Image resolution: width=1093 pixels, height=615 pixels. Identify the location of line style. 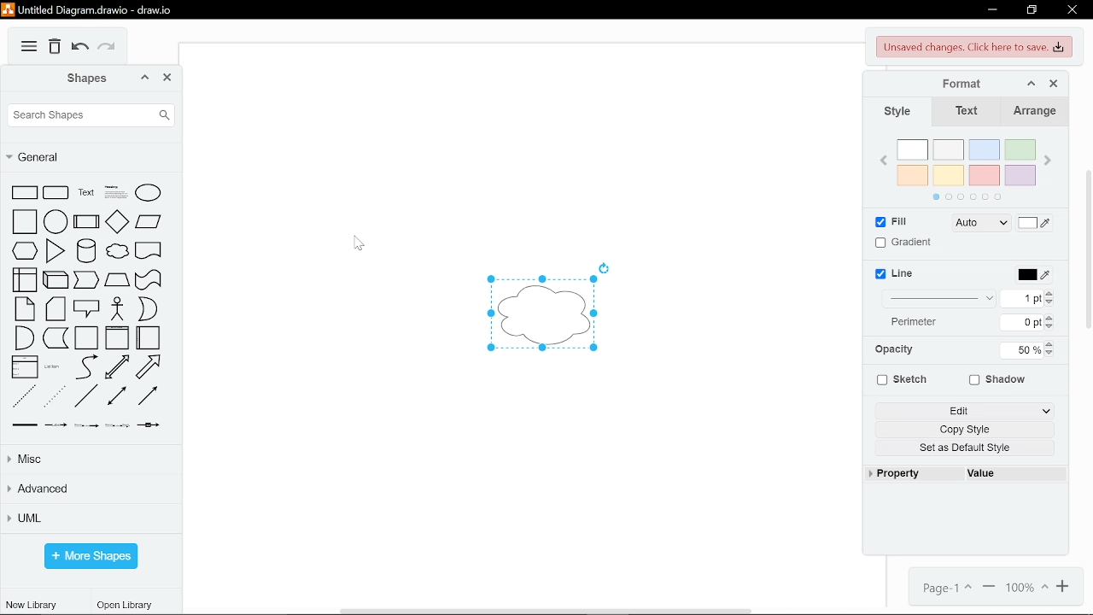
(941, 299).